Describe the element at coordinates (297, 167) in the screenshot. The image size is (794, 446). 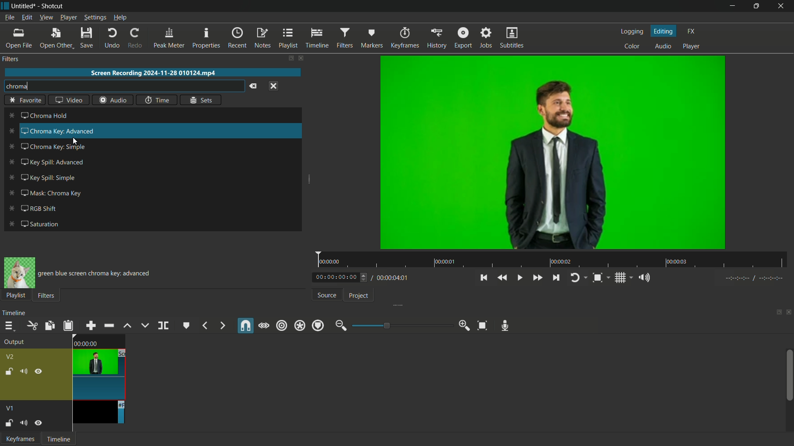
I see `scroll bar` at that location.